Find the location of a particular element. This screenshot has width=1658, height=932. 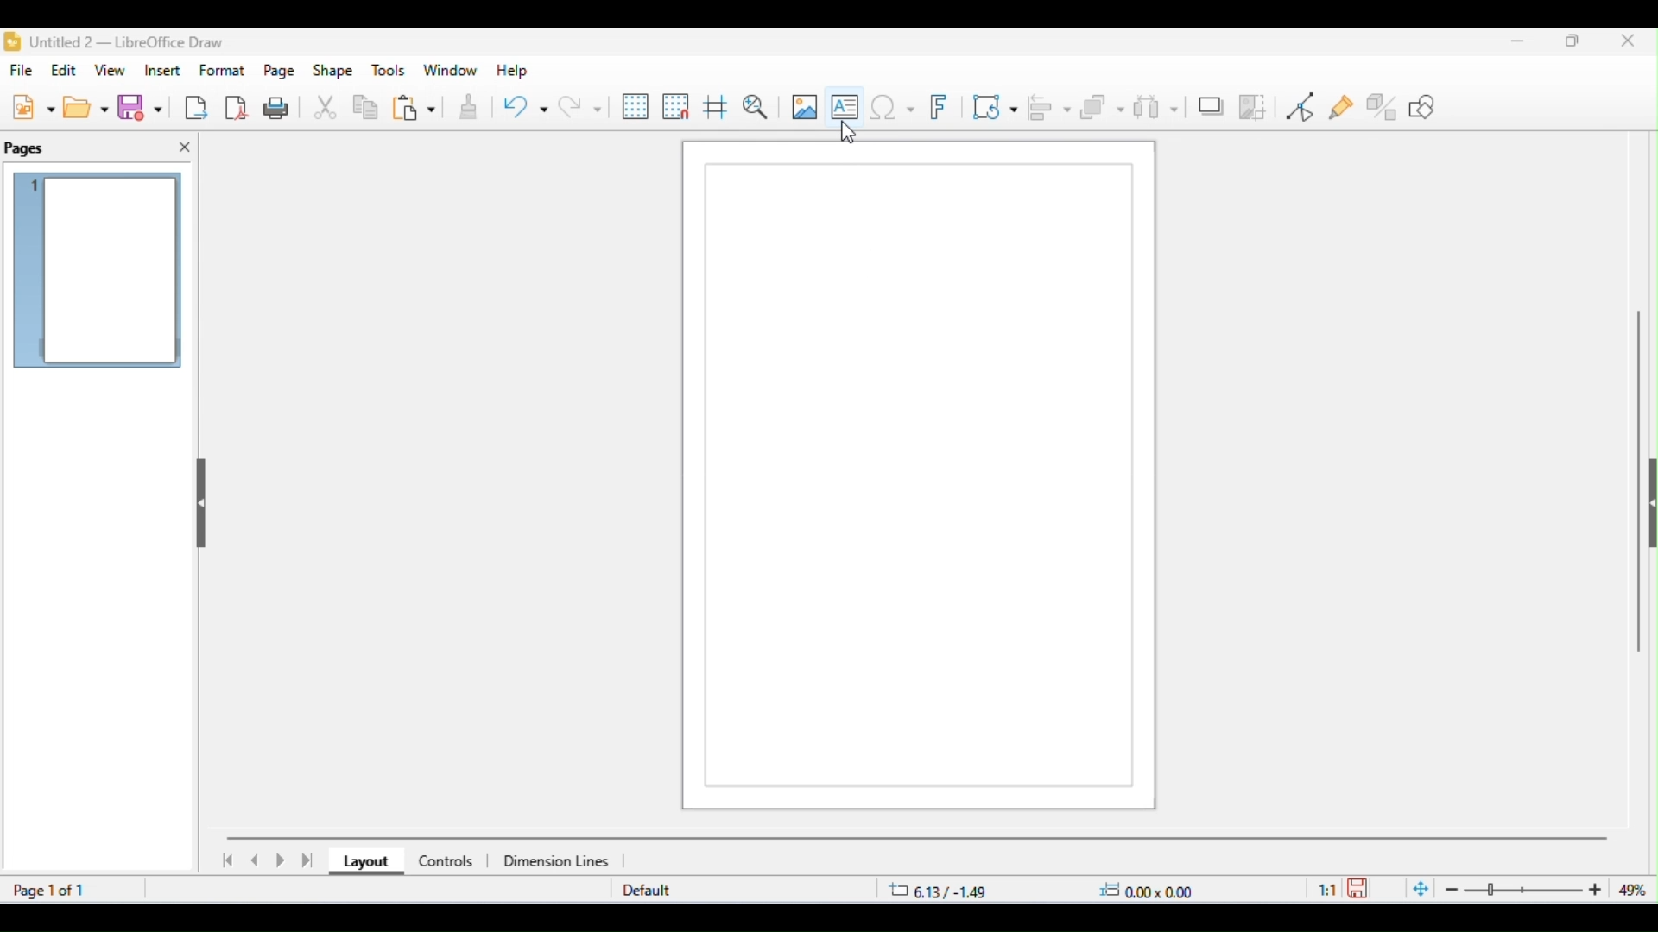

snap to grid is located at coordinates (677, 106).